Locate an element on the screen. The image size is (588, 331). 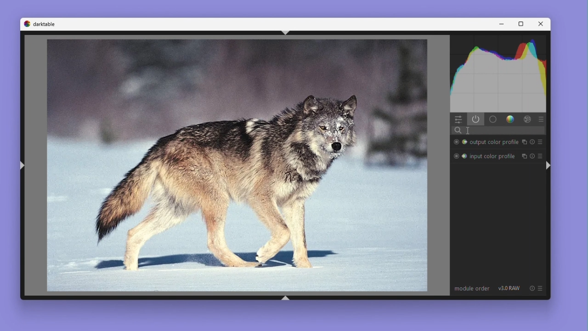
Input colour profile is located at coordinates (484, 155).